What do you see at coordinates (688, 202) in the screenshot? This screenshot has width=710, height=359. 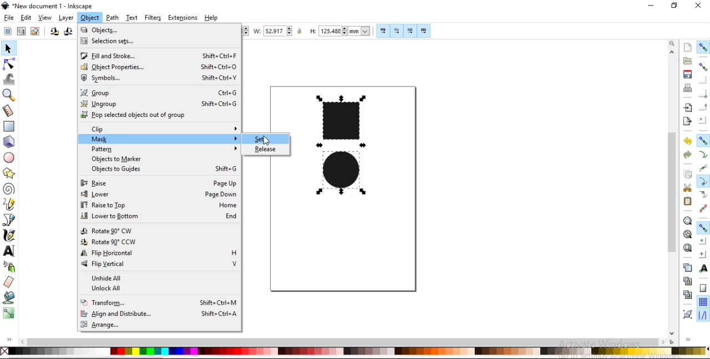 I see `paste` at bounding box center [688, 202].